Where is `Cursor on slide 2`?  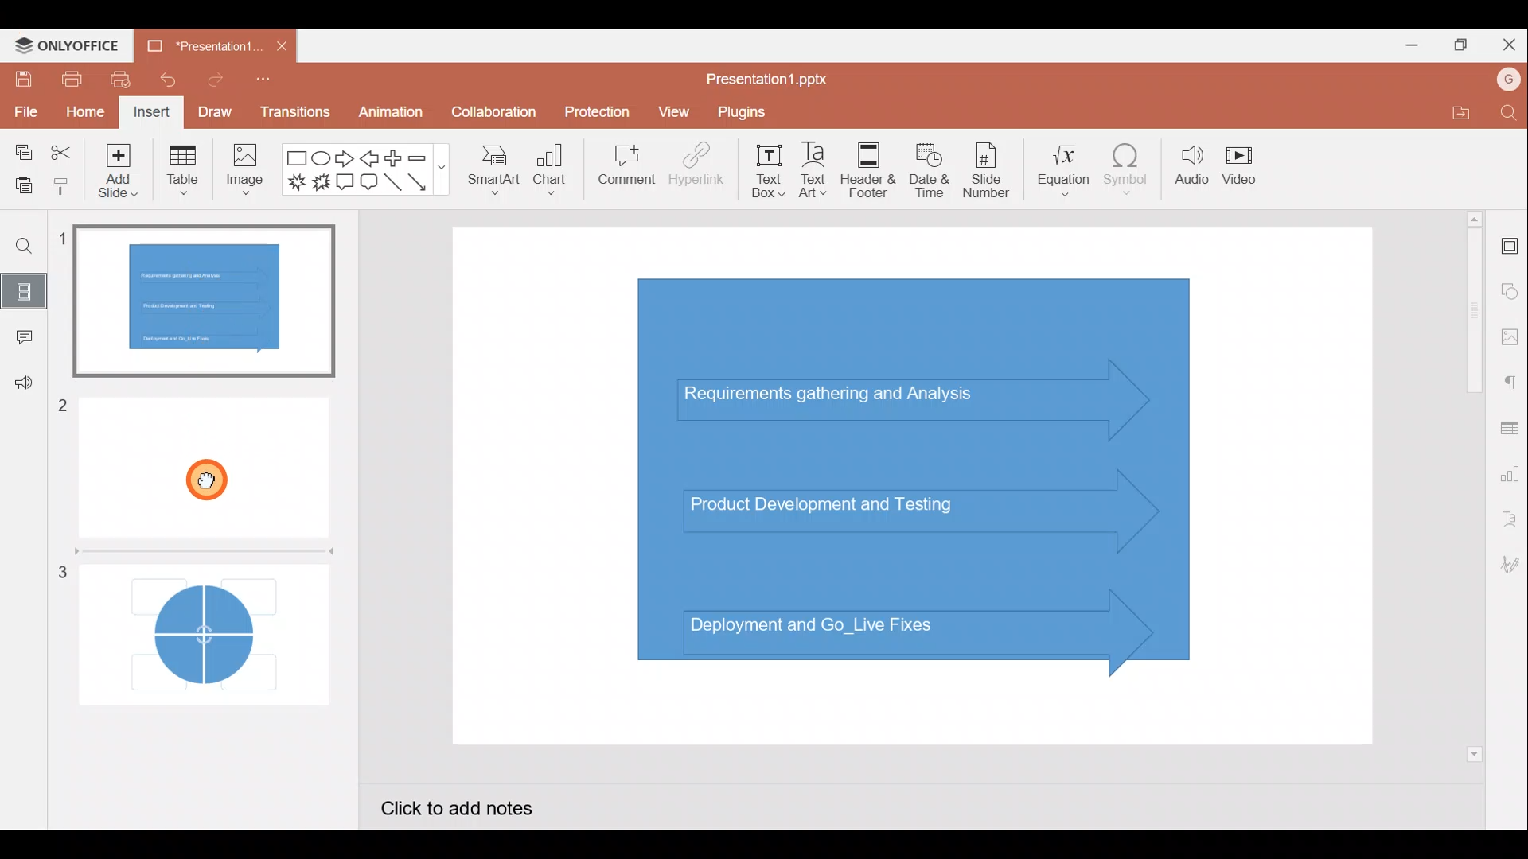
Cursor on slide 2 is located at coordinates (209, 474).